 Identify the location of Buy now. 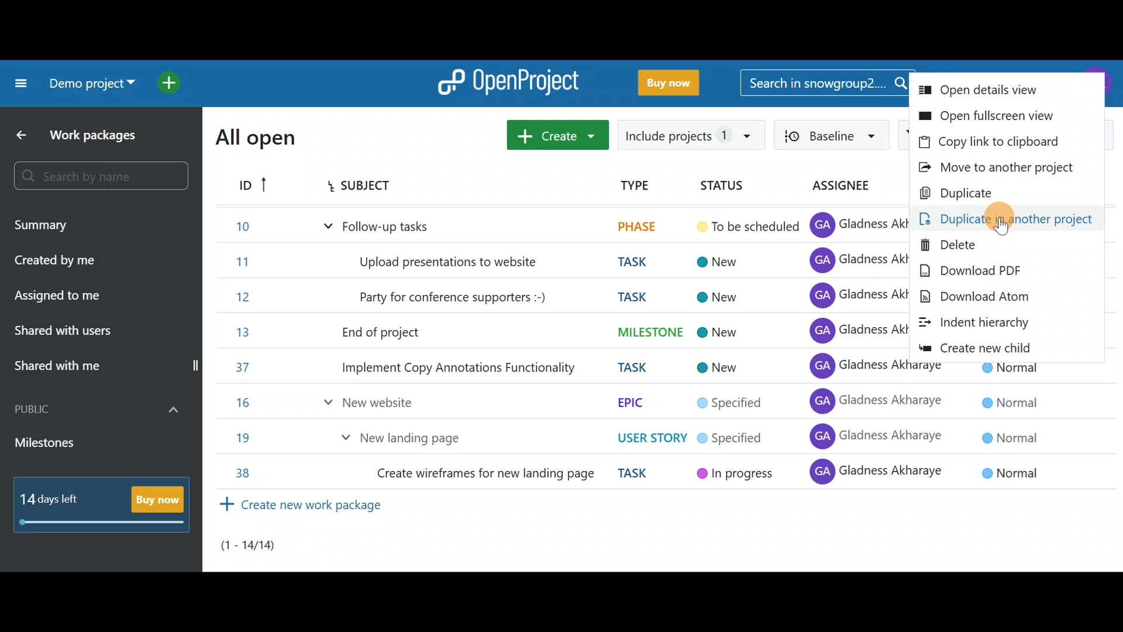
(663, 83).